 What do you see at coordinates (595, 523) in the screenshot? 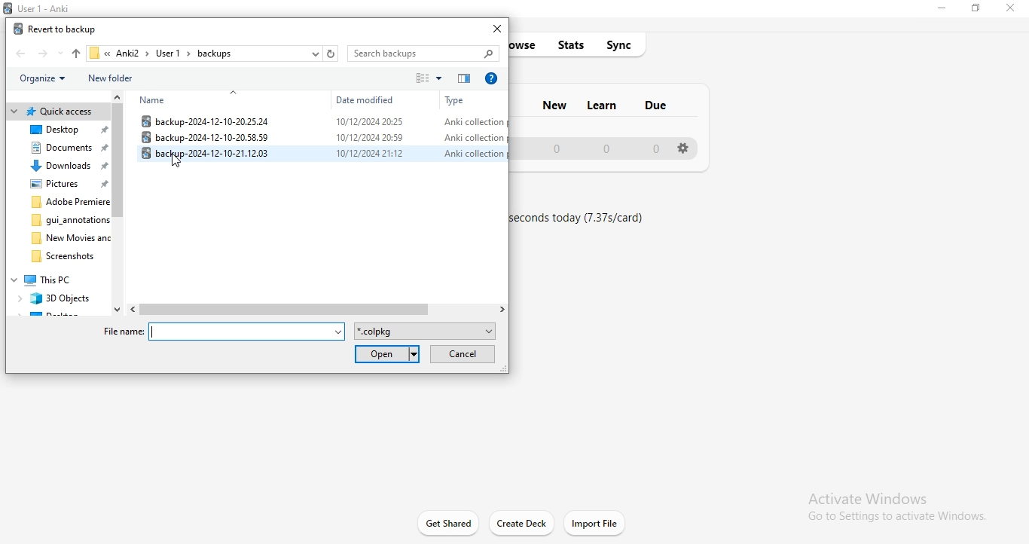
I see `import file` at bounding box center [595, 523].